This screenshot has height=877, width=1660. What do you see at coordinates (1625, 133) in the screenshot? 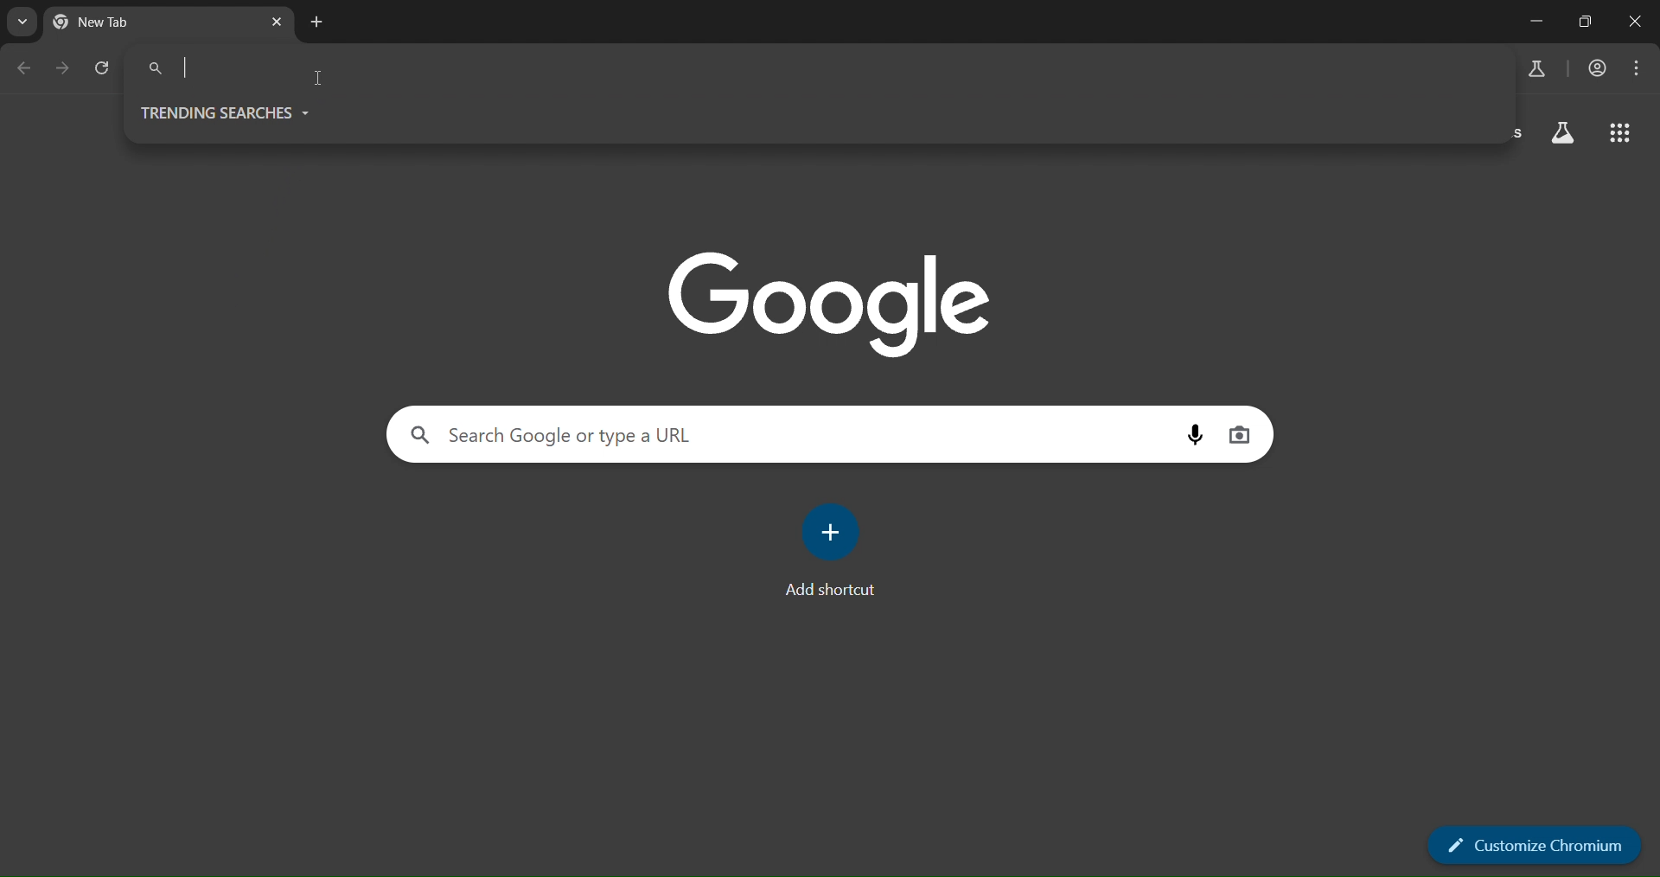
I see `google apps` at bounding box center [1625, 133].